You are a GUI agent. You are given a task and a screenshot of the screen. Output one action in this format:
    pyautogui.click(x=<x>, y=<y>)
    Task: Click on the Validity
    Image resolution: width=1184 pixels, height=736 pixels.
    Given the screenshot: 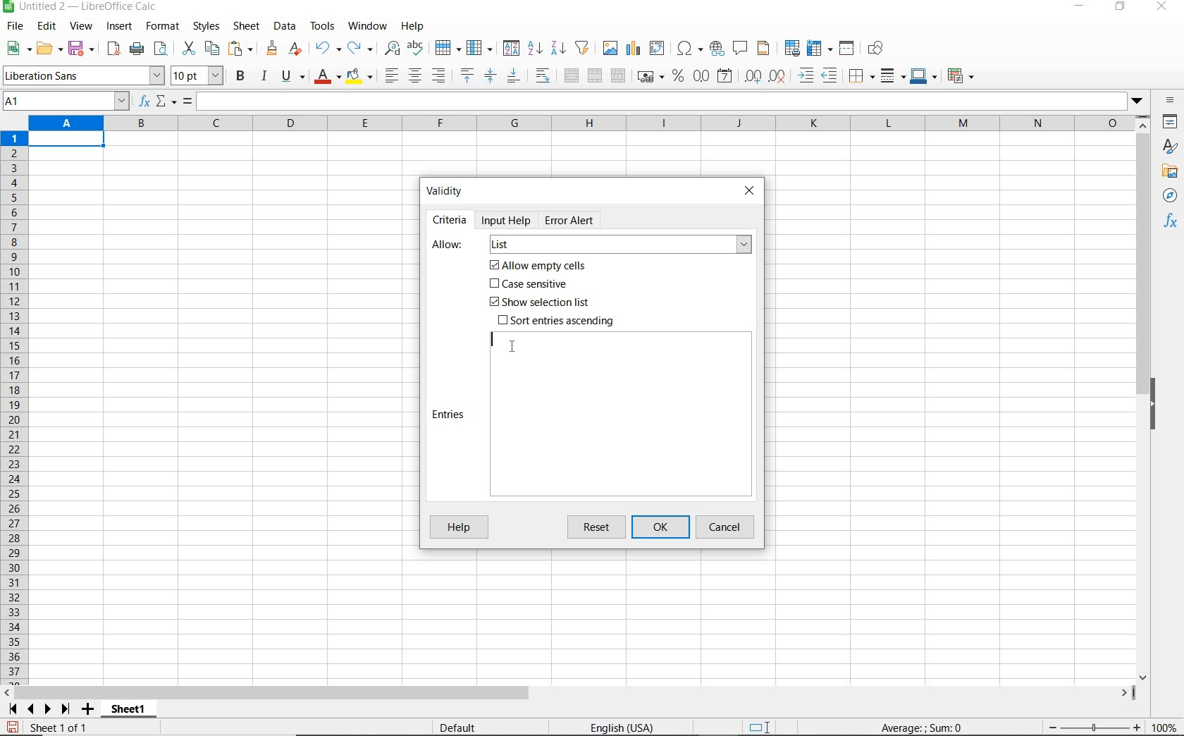 What is the action you would take?
    pyautogui.click(x=445, y=190)
    